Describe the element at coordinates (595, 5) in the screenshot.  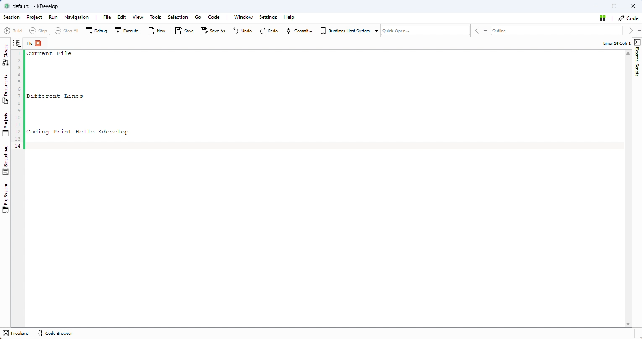
I see `Minimize` at that location.